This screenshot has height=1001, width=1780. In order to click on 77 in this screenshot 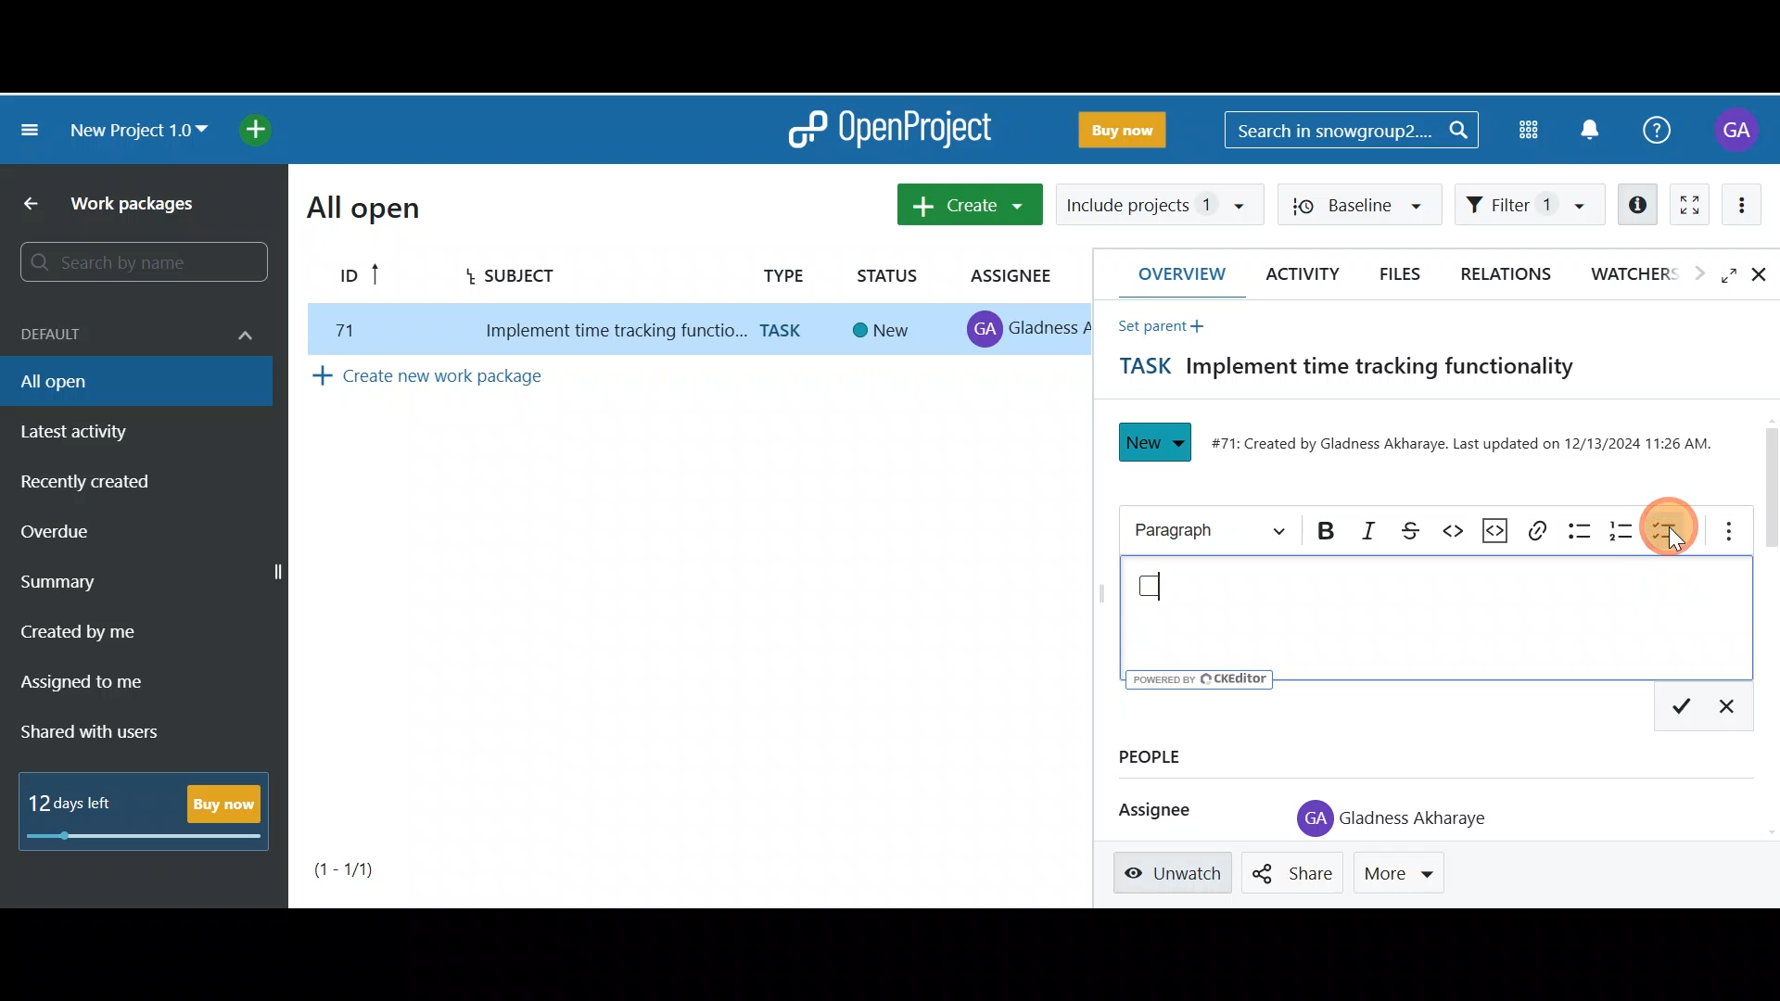, I will do `click(340, 330)`.